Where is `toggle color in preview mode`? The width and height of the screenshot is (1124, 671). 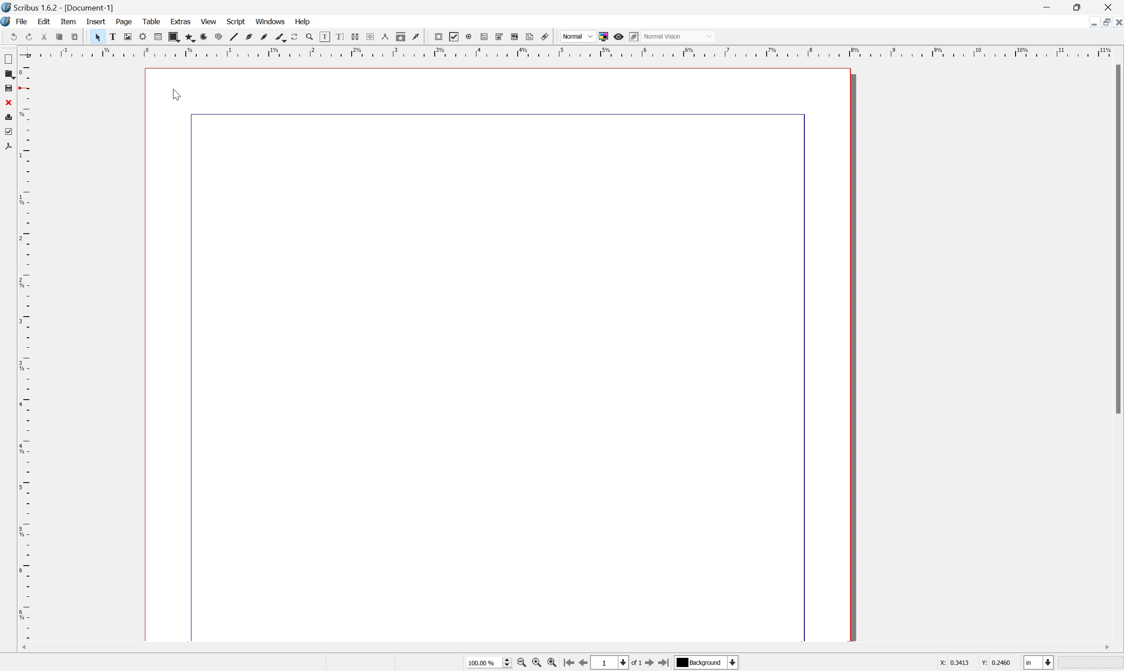
toggle color in preview mode is located at coordinates (603, 36).